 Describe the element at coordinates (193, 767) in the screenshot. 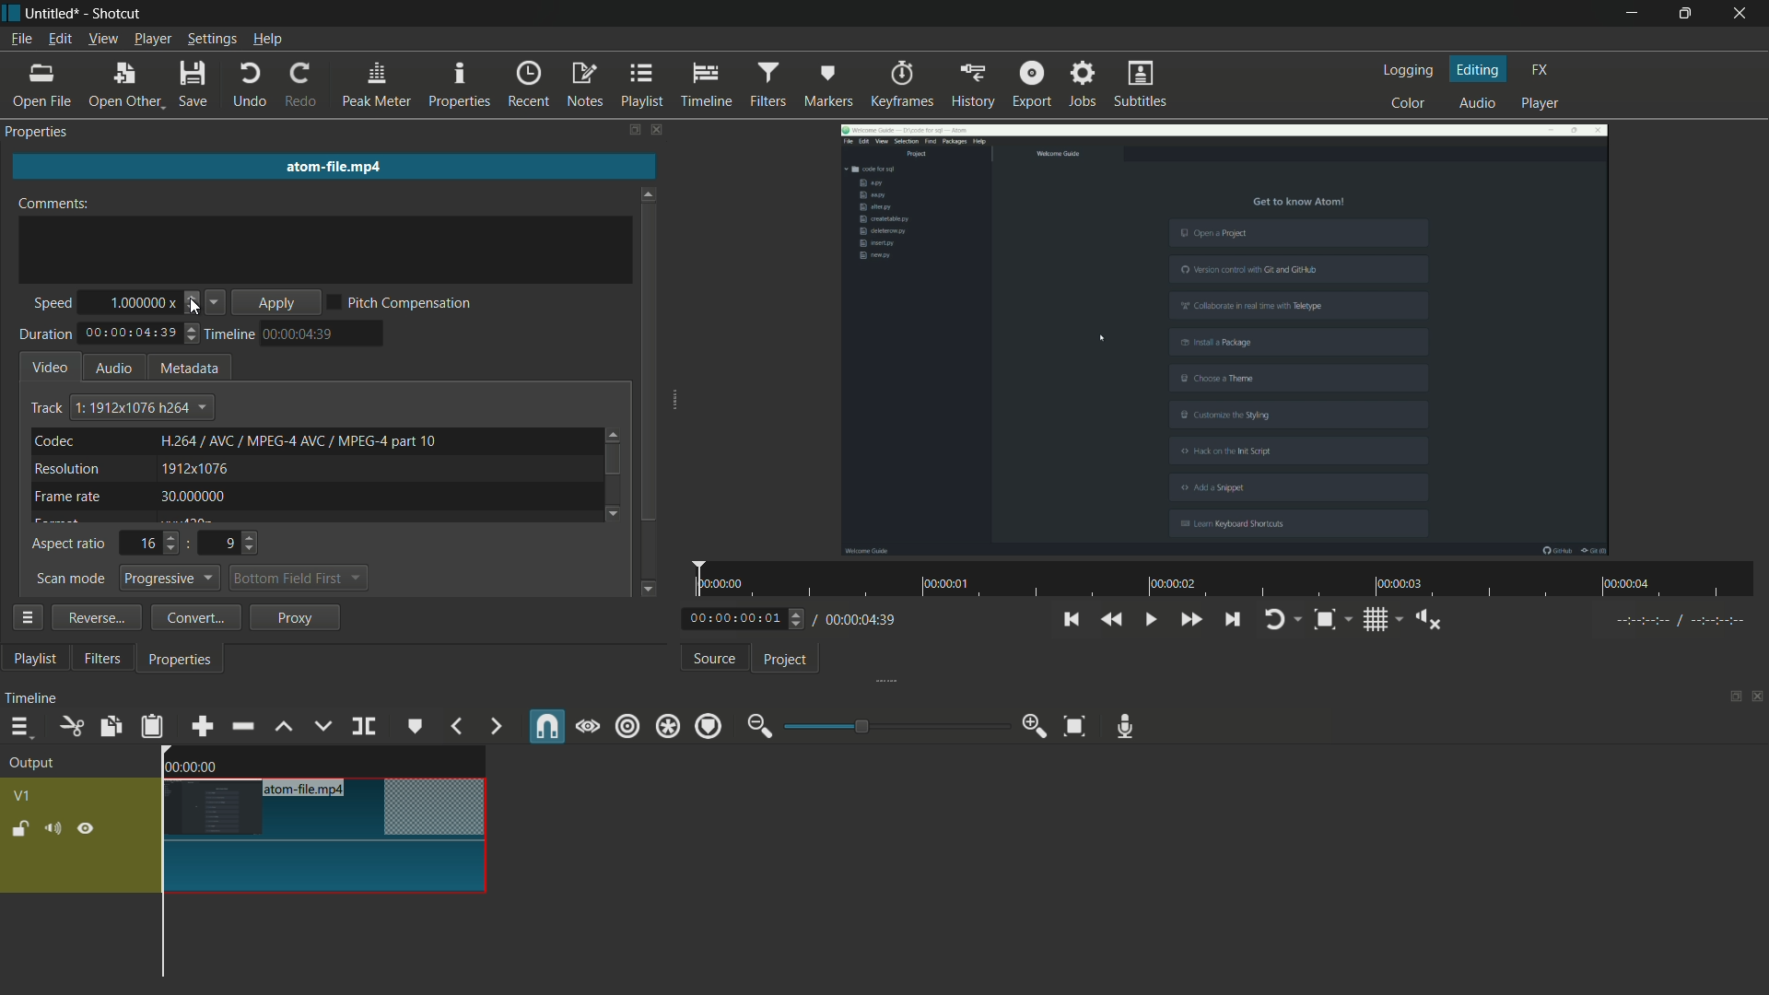

I see `time` at that location.